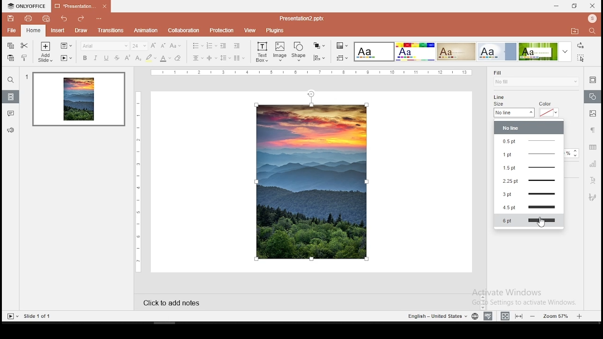 The image size is (603, 339). I want to click on 6pt, so click(529, 220).